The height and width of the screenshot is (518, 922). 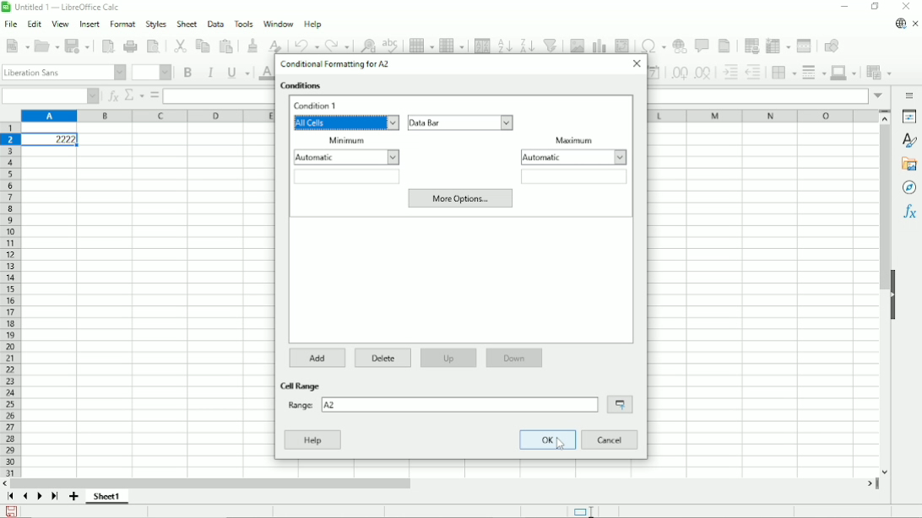 What do you see at coordinates (899, 24) in the screenshot?
I see `Update available` at bounding box center [899, 24].